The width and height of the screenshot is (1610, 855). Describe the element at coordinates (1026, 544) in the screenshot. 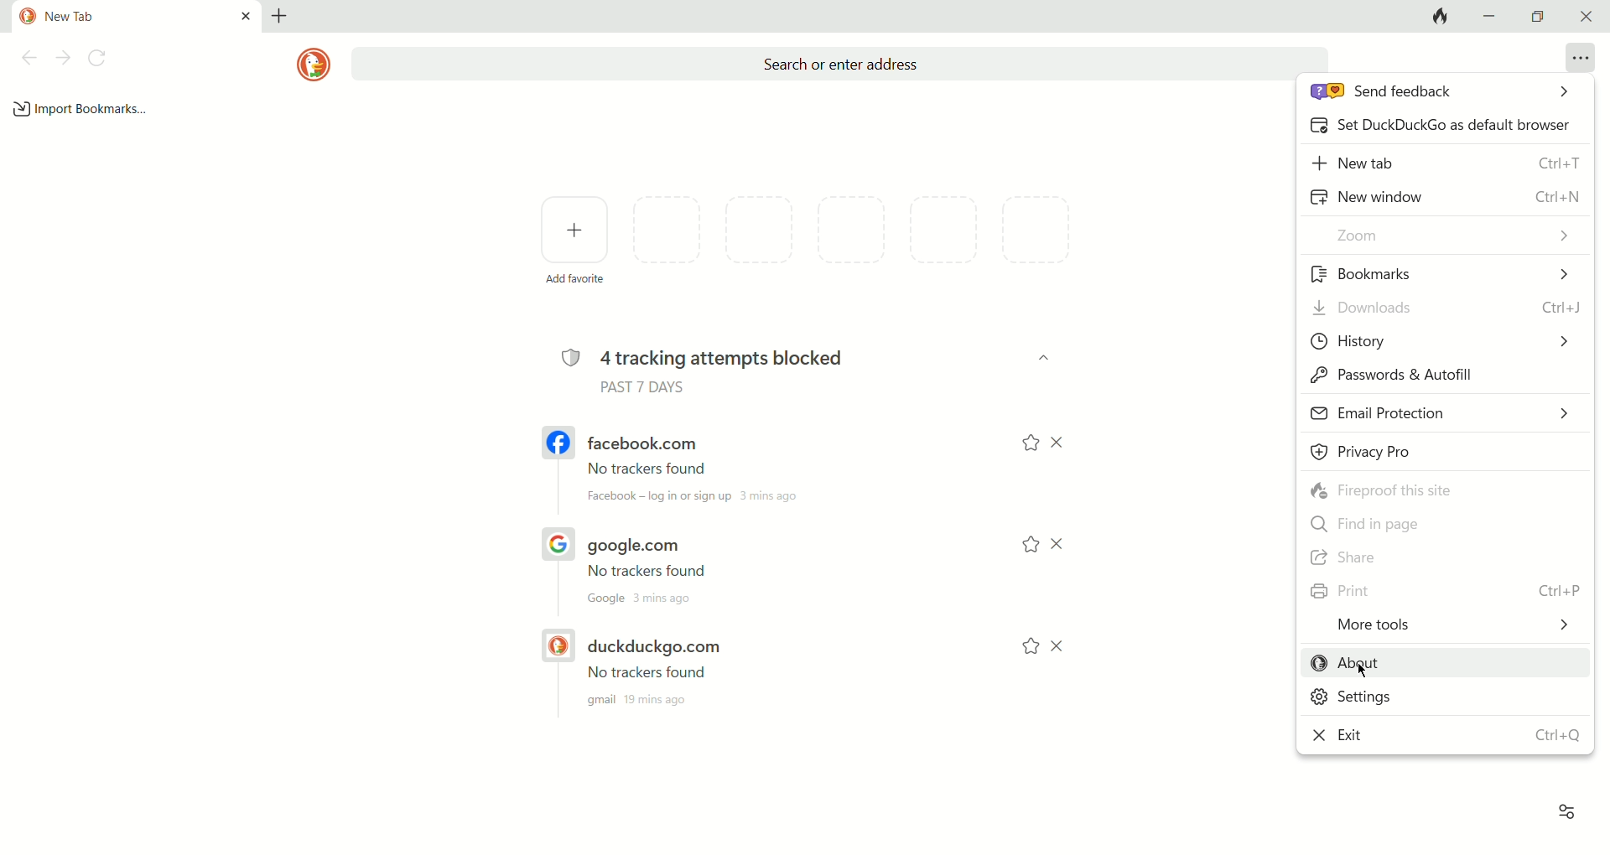

I see `add to favorites` at that location.